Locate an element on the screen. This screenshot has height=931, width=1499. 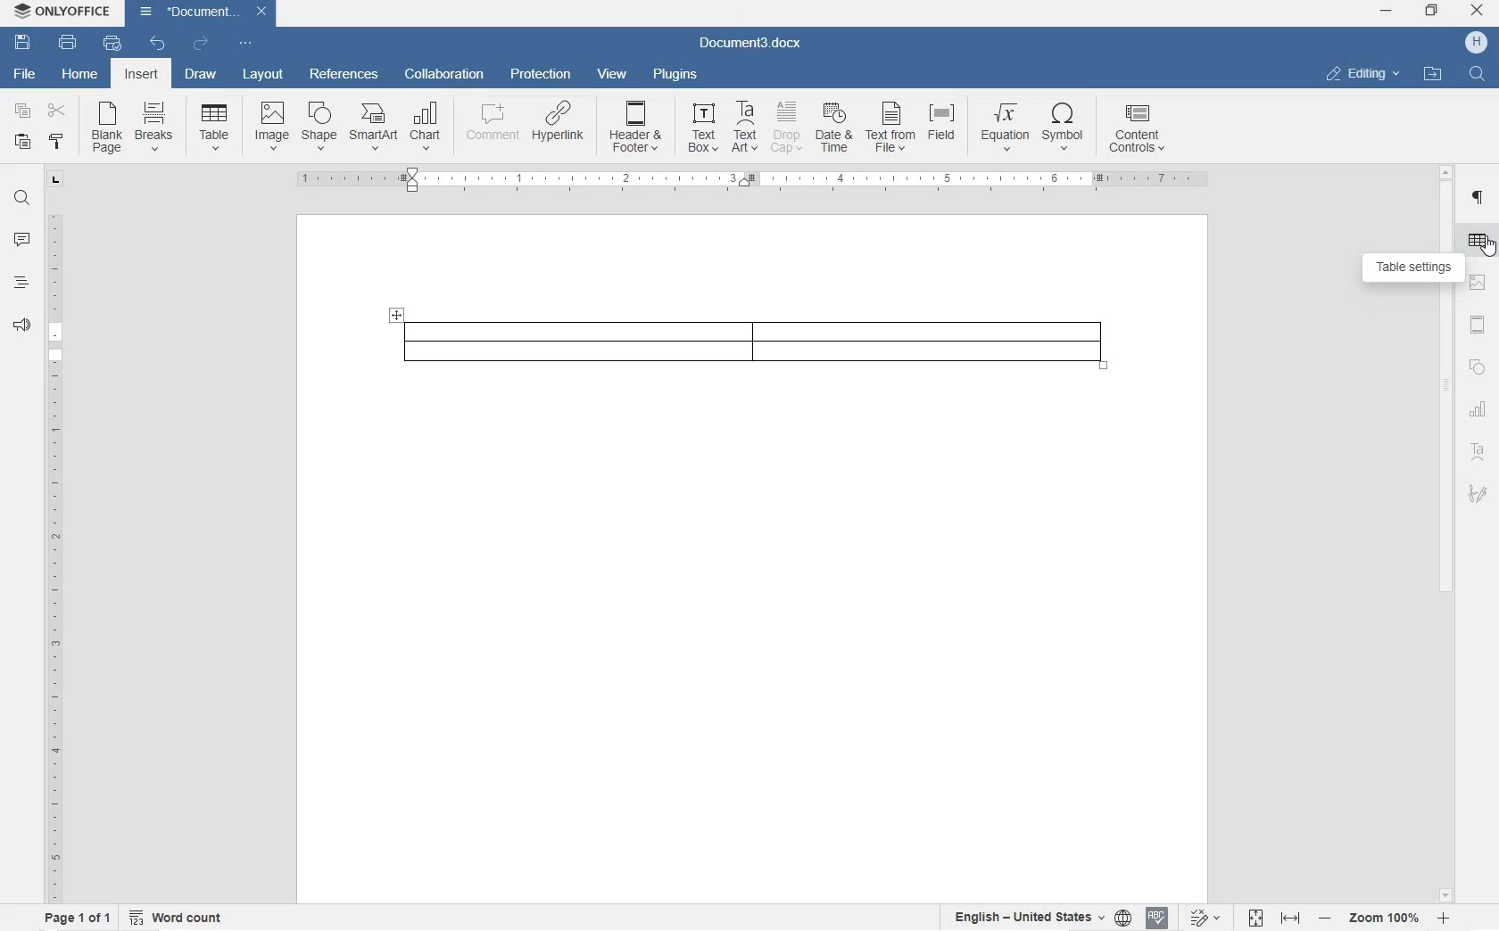
table settings is located at coordinates (1412, 268).